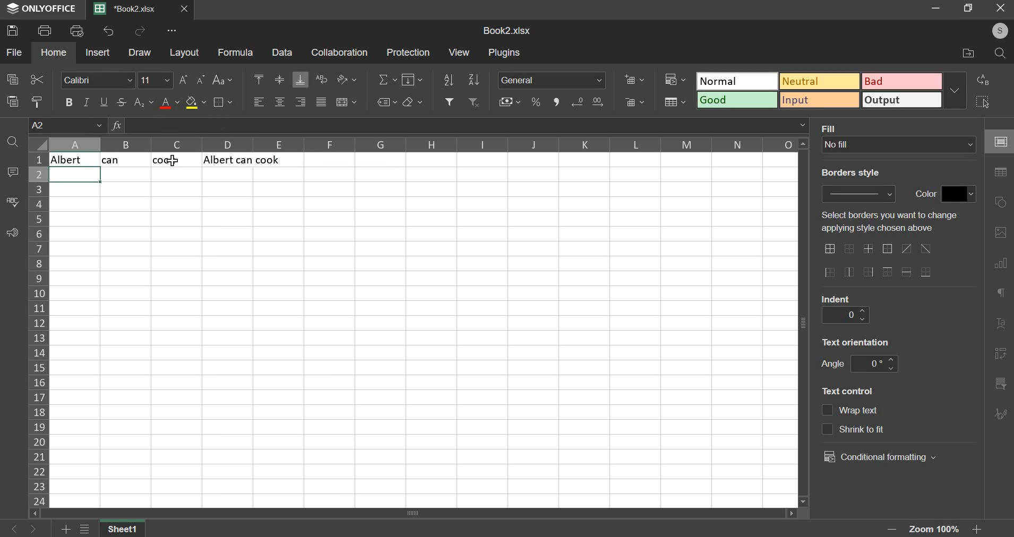 This screenshot has height=537, width=1014. What do you see at coordinates (195, 103) in the screenshot?
I see `fill color` at bounding box center [195, 103].